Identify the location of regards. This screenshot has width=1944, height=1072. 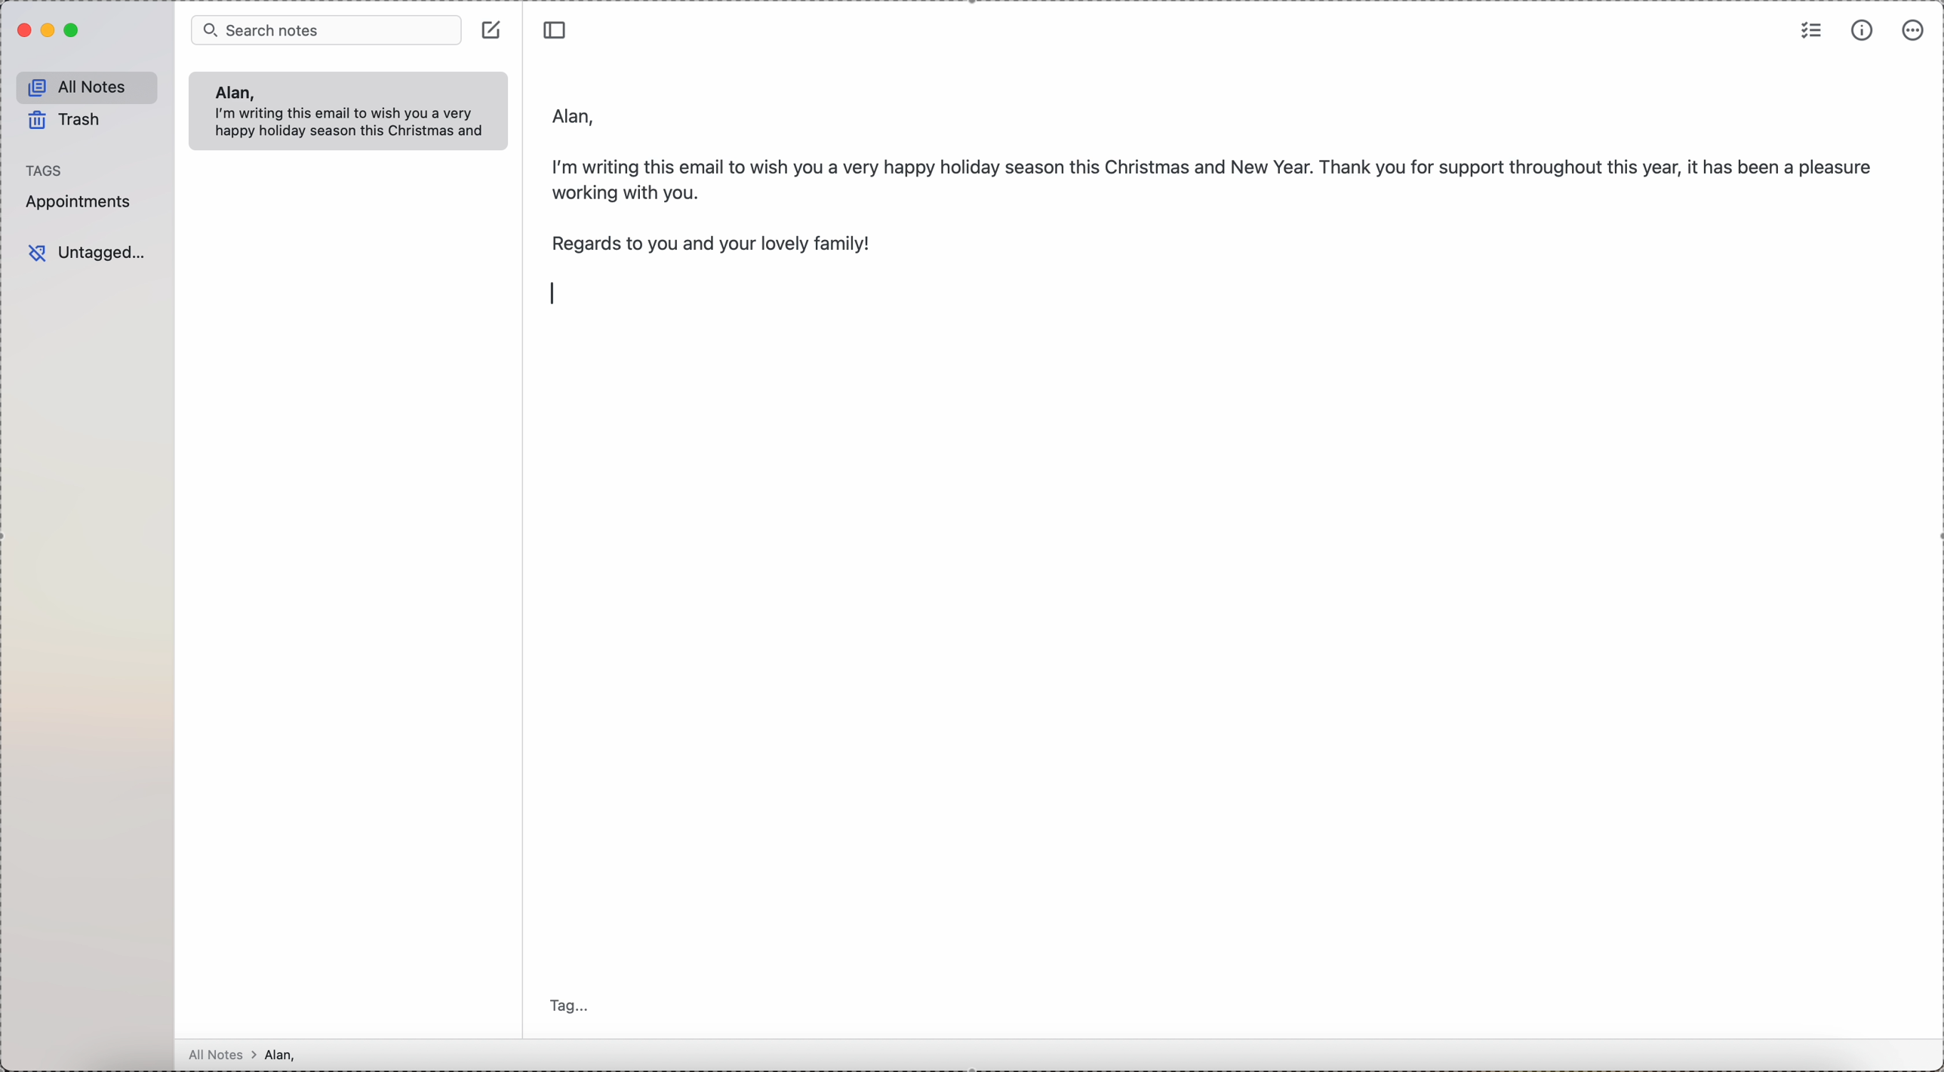
(711, 244).